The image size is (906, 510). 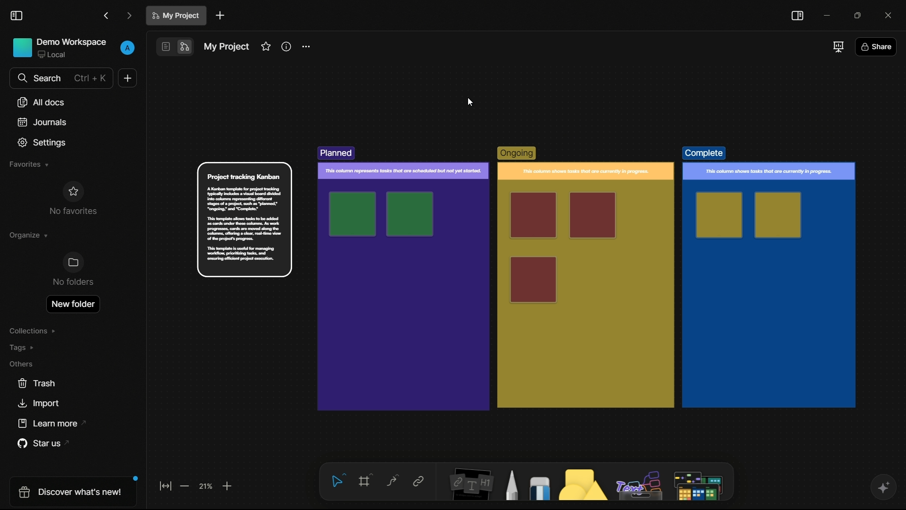 What do you see at coordinates (28, 164) in the screenshot?
I see `favorites` at bounding box center [28, 164].